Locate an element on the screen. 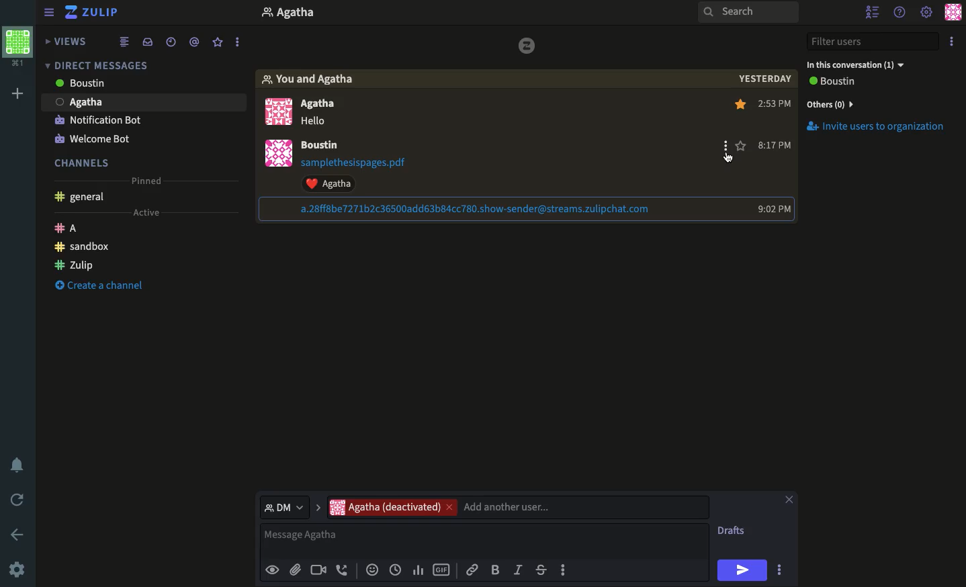 This screenshot has width=966, height=587. options is located at coordinates (781, 572).